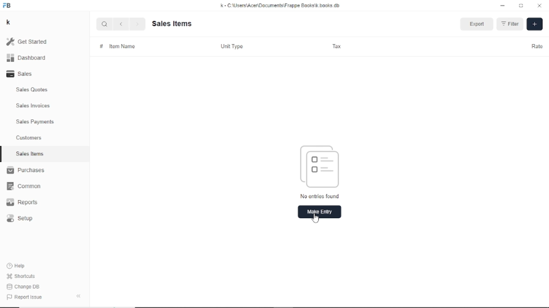 The image size is (549, 308). What do you see at coordinates (9, 23) in the screenshot?
I see `k` at bounding box center [9, 23].